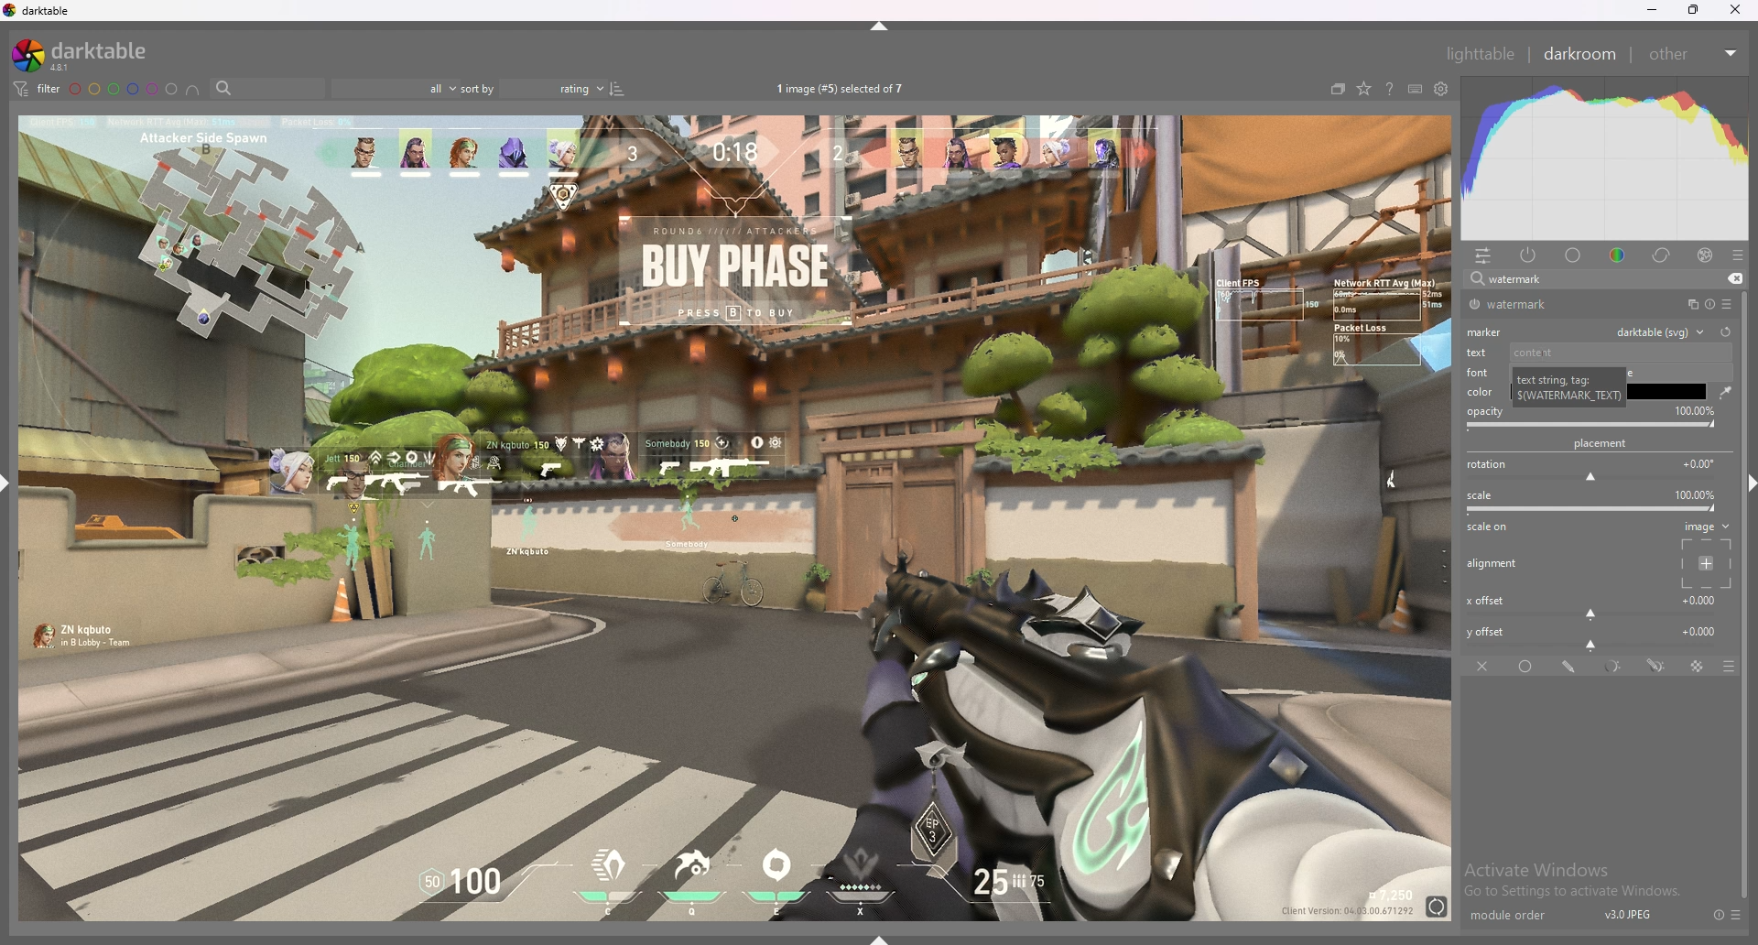 The image size is (1758, 945). I want to click on text, so click(1596, 353).